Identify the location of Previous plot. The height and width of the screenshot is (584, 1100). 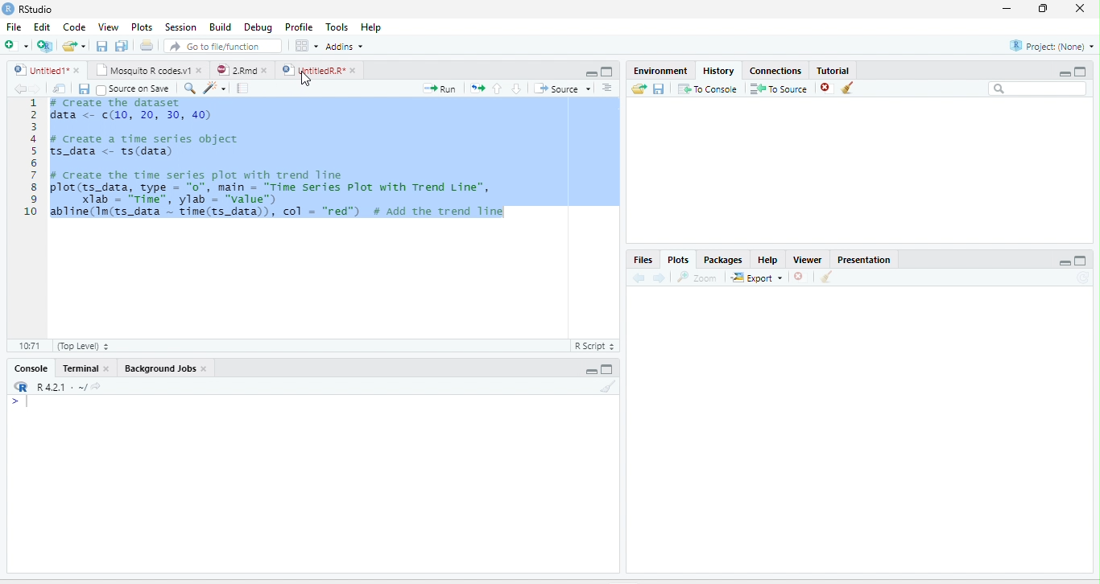
(639, 277).